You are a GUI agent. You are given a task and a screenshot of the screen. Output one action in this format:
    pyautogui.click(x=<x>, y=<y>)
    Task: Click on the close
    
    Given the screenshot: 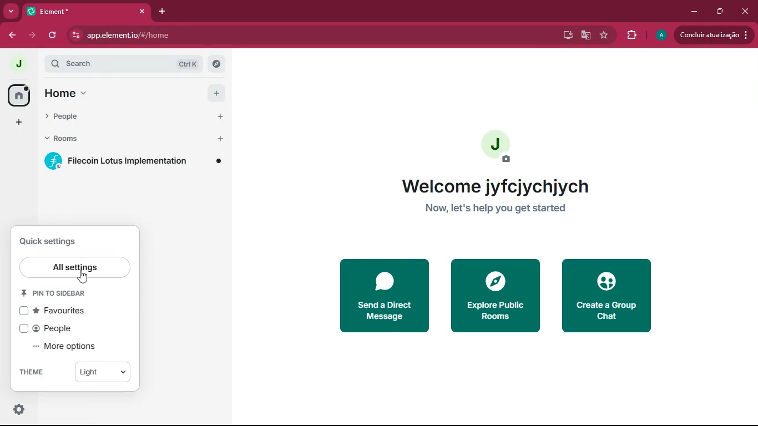 What is the action you would take?
    pyautogui.click(x=745, y=13)
    